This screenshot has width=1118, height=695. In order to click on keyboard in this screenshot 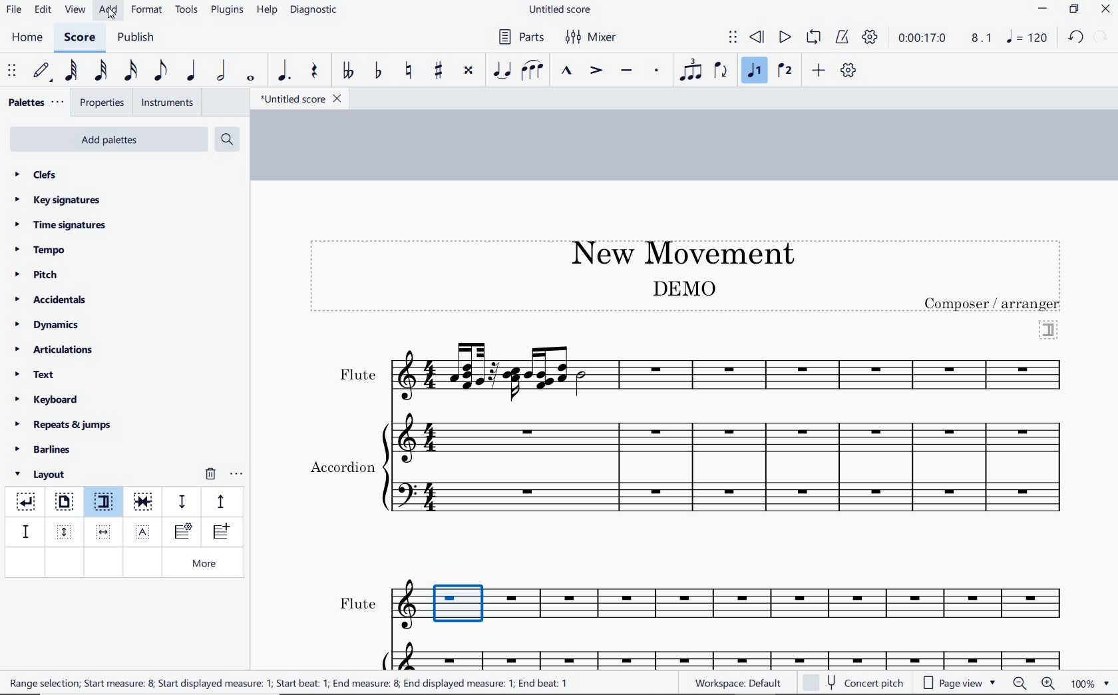, I will do `click(47, 399)`.